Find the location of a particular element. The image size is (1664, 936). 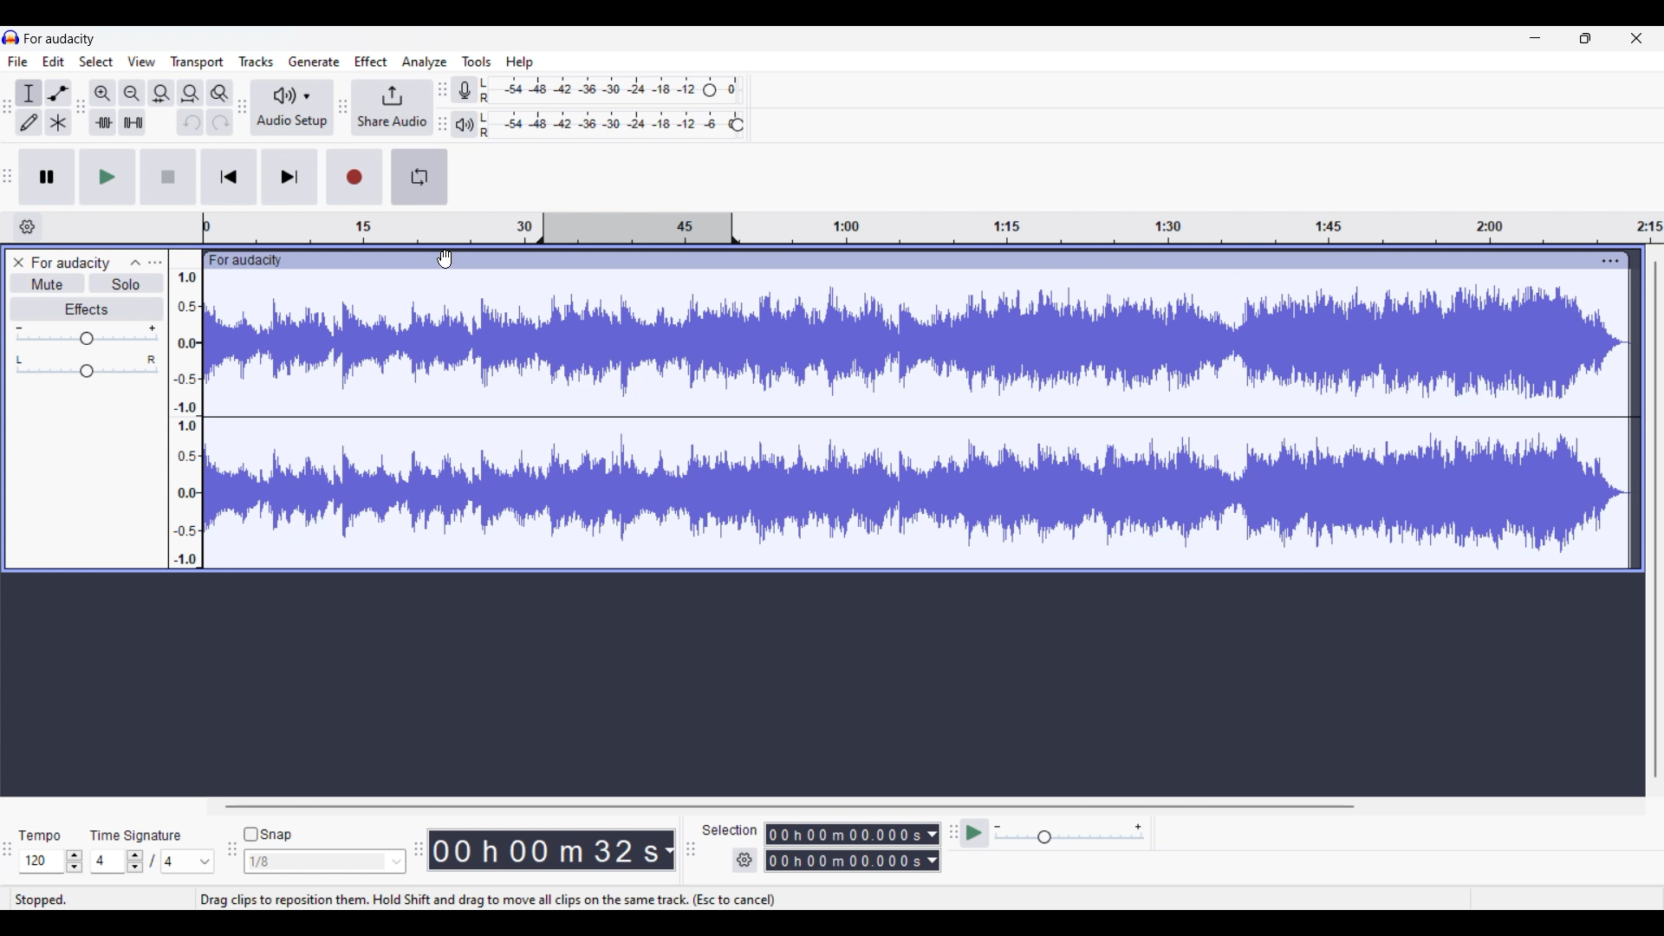

Skip/Select to start is located at coordinates (230, 176).